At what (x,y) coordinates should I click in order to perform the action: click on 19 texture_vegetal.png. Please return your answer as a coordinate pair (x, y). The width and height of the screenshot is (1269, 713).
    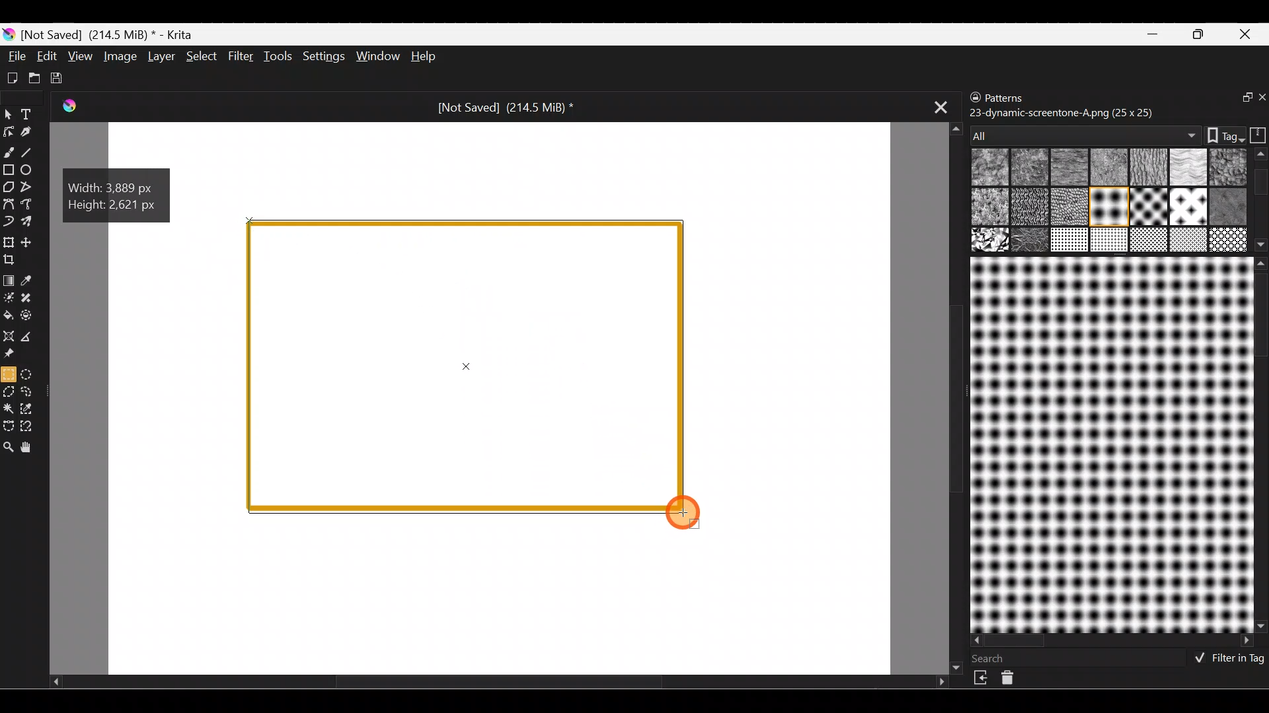
    Looking at the image, I should click on (1229, 240).